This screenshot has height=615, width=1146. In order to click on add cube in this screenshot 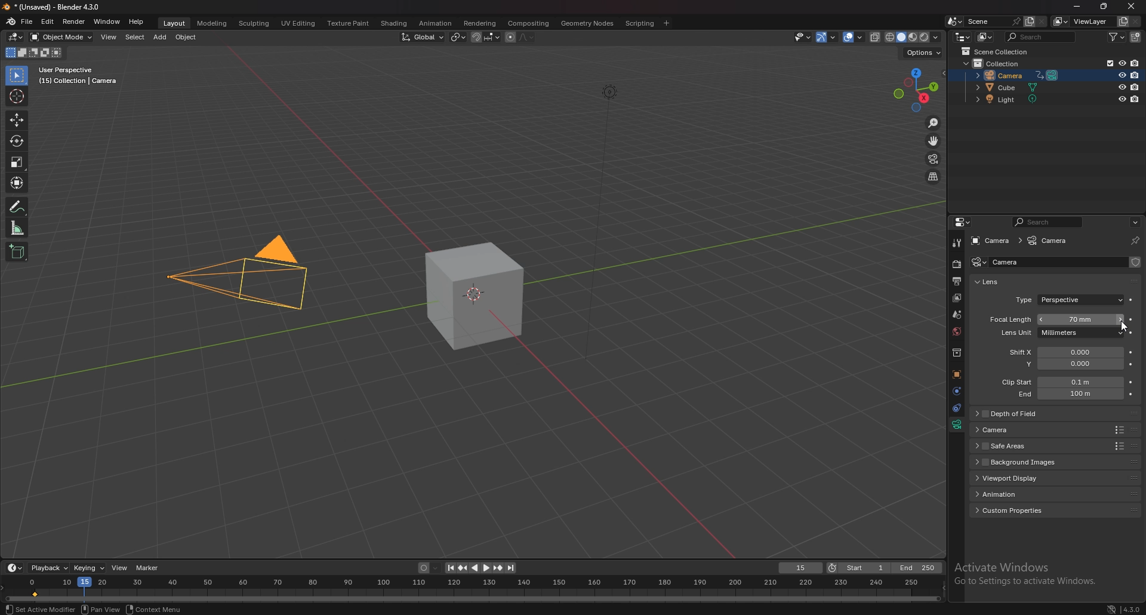, I will do `click(15, 252)`.